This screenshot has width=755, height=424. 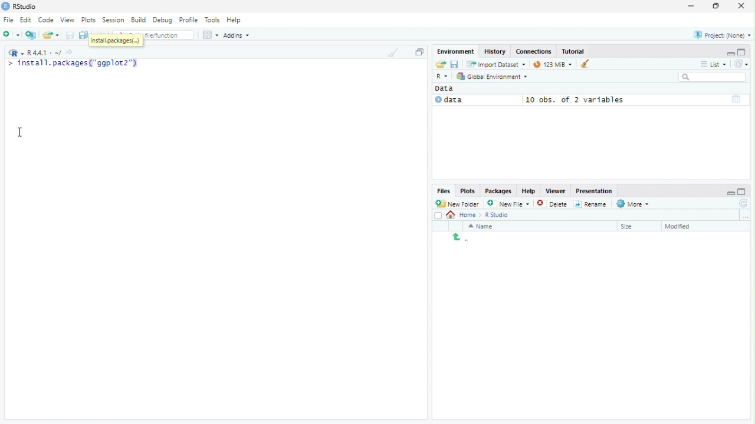 What do you see at coordinates (743, 52) in the screenshot?
I see `maximize` at bounding box center [743, 52].